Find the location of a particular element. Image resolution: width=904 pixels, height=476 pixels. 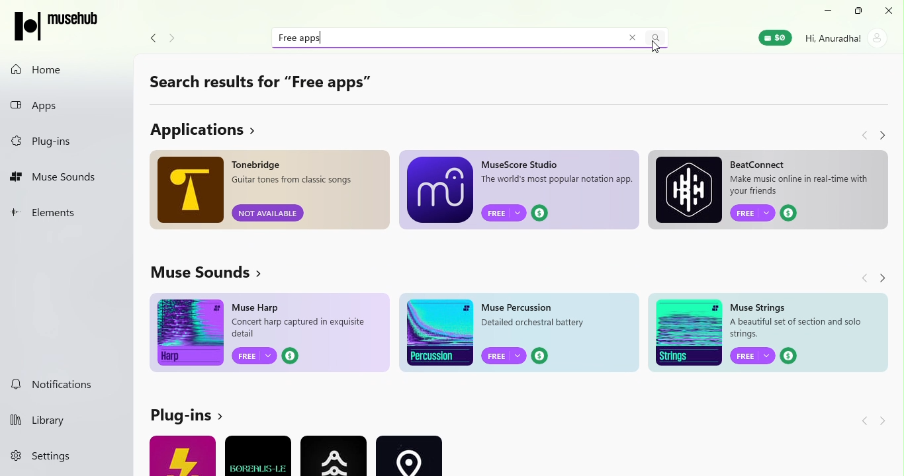

settings is located at coordinates (62, 458).